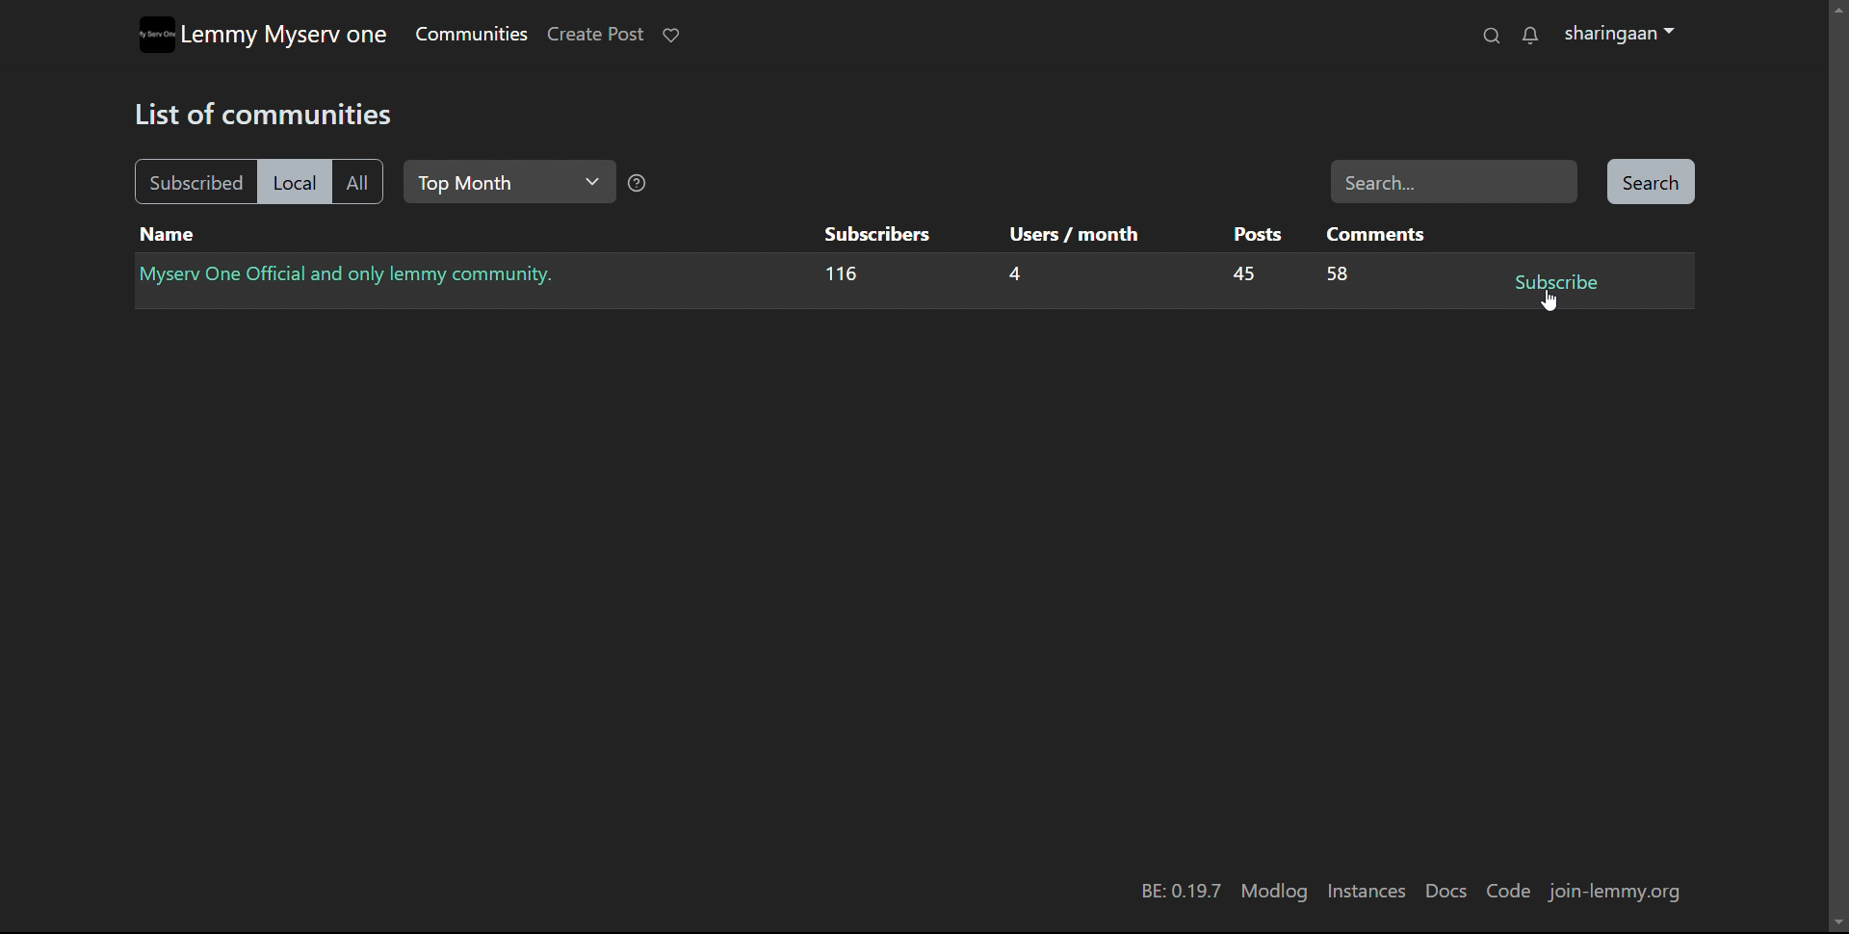  What do you see at coordinates (155, 35) in the screenshot?
I see `logo` at bounding box center [155, 35].